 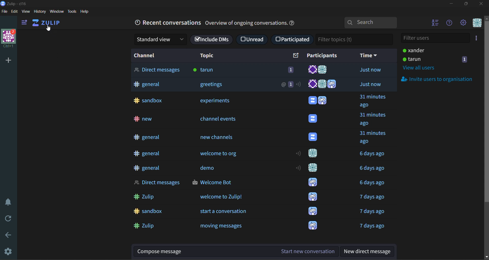 I want to click on reload, so click(x=9, y=218).